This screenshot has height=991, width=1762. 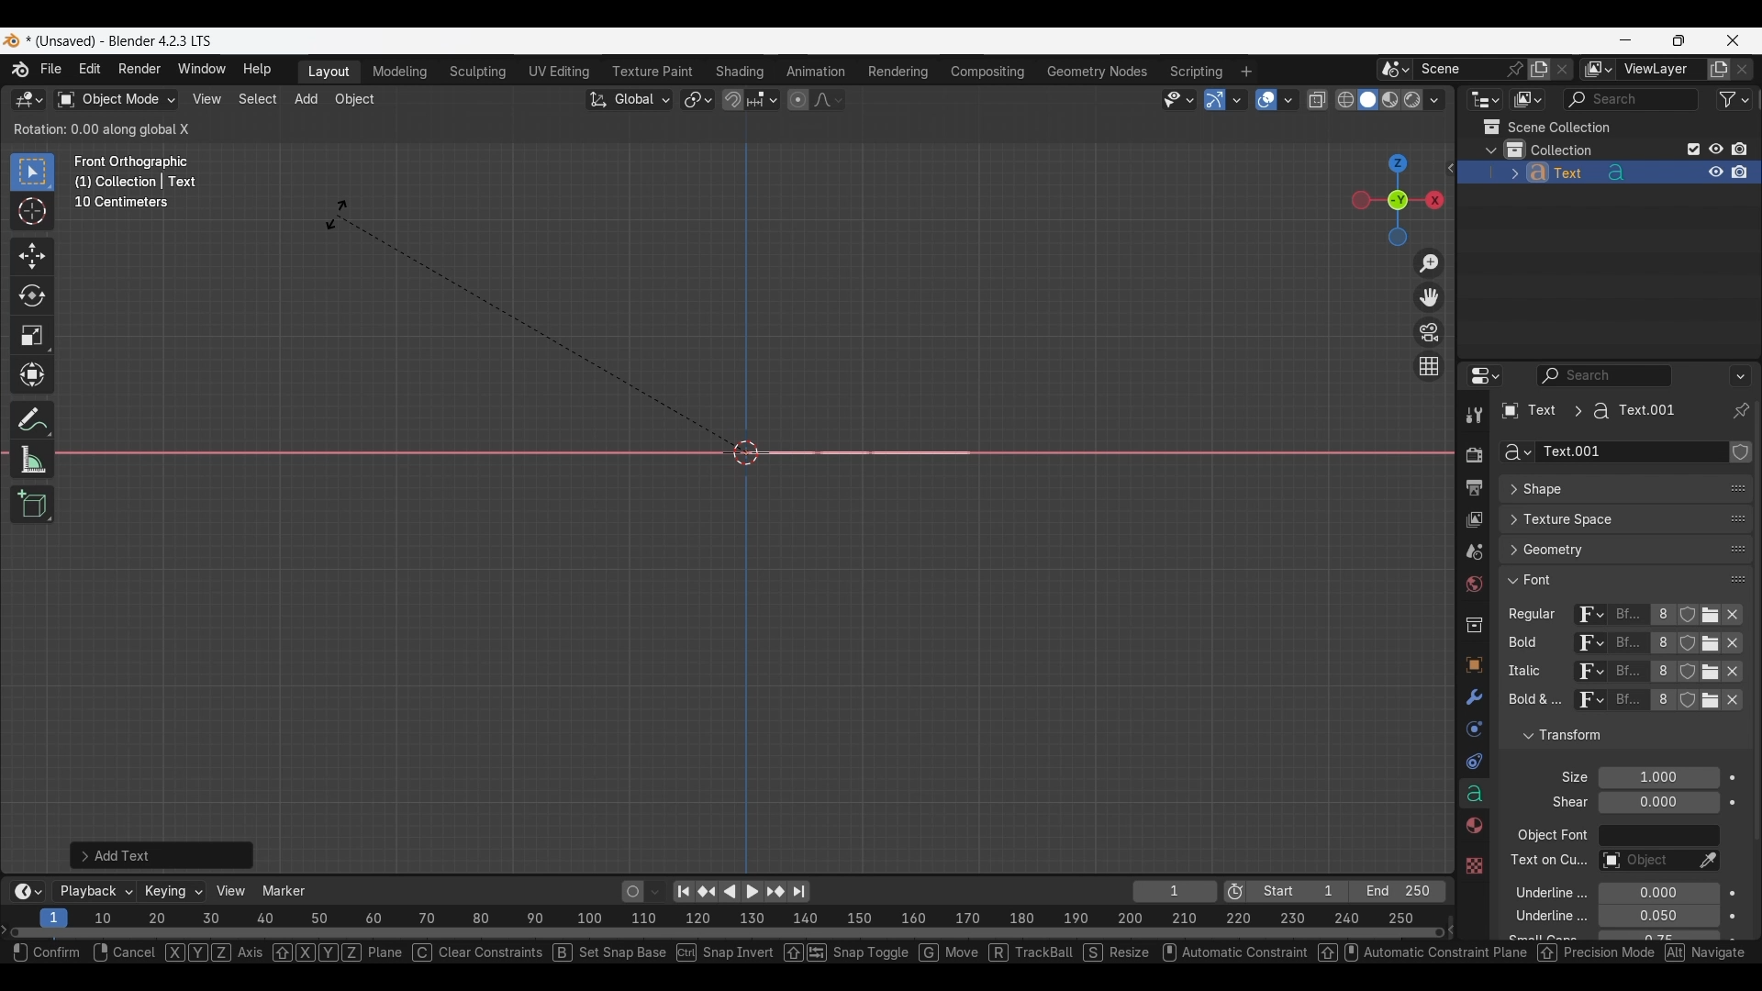 What do you see at coordinates (1452, 929) in the screenshot?
I see `Decrease frames space` at bounding box center [1452, 929].